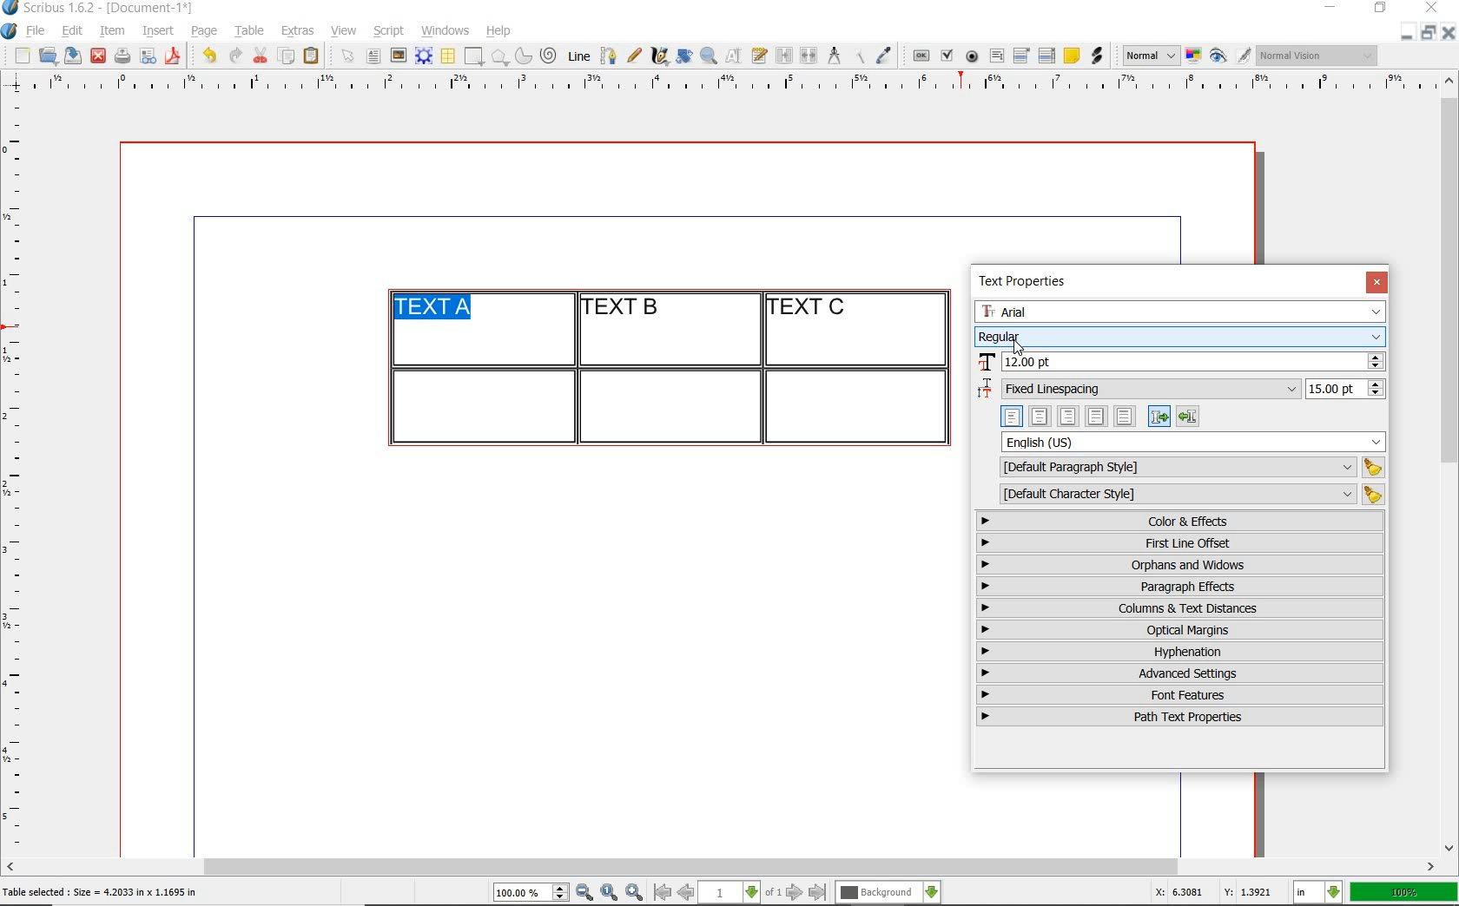  I want to click on select current zoom level, so click(531, 892).